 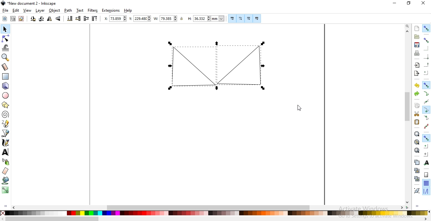 What do you see at coordinates (248, 18) in the screenshot?
I see `move gradients along with objects` at bounding box center [248, 18].